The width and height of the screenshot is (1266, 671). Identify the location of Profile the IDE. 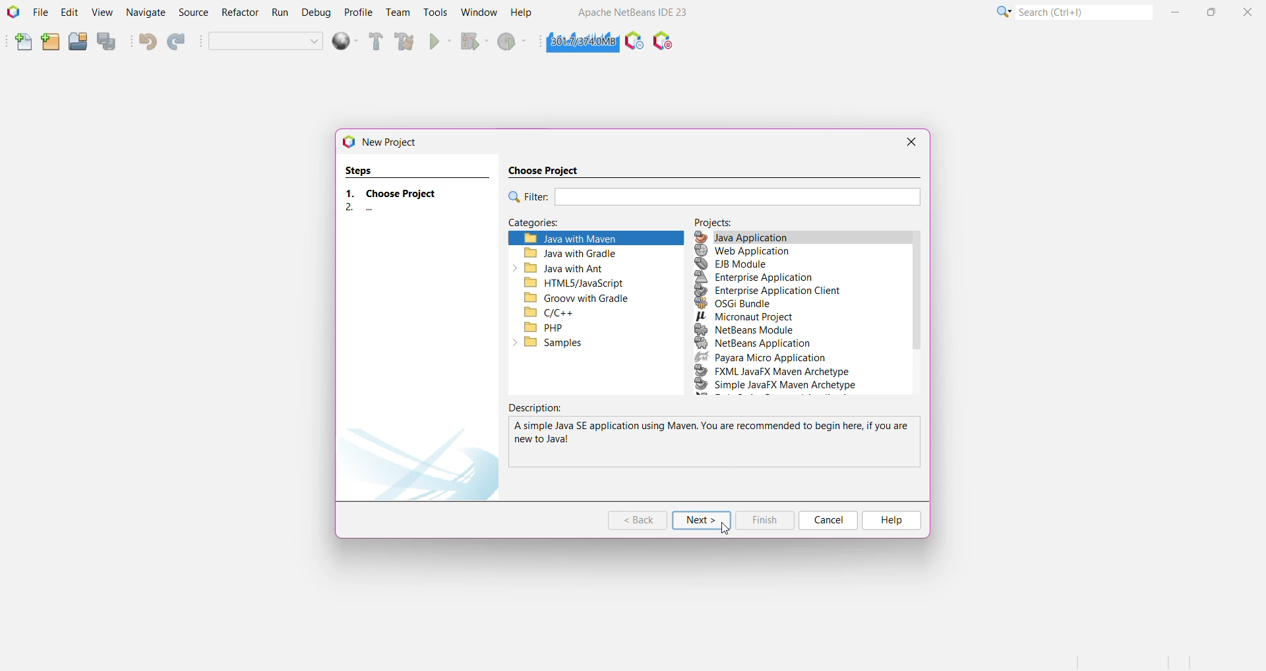
(634, 43).